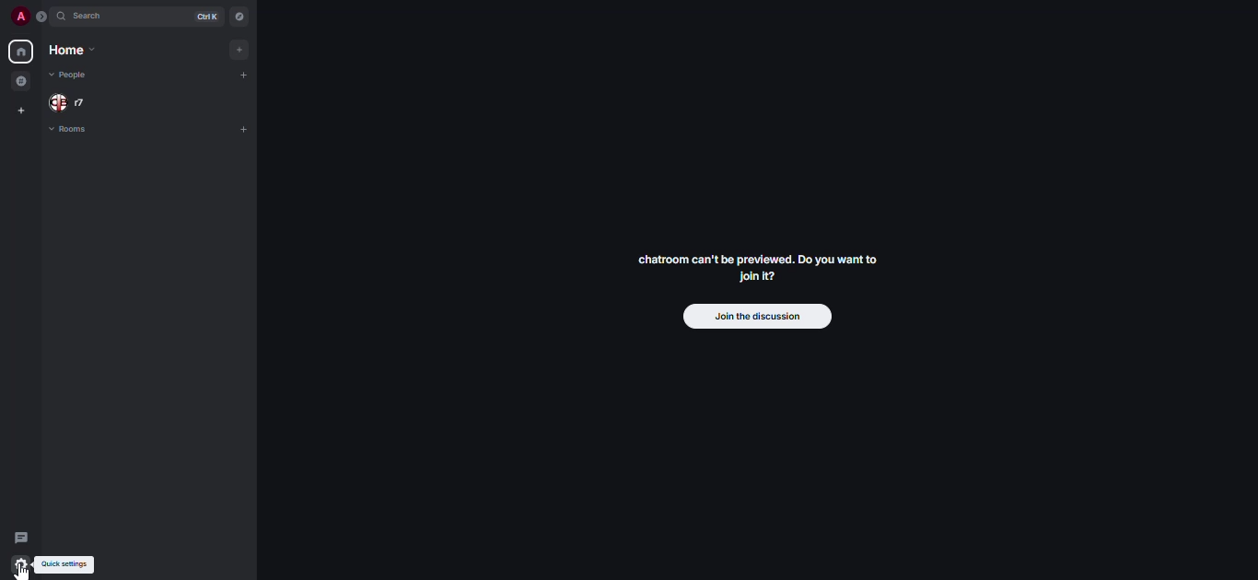 Image resolution: width=1258 pixels, height=580 pixels. I want to click on add, so click(236, 50).